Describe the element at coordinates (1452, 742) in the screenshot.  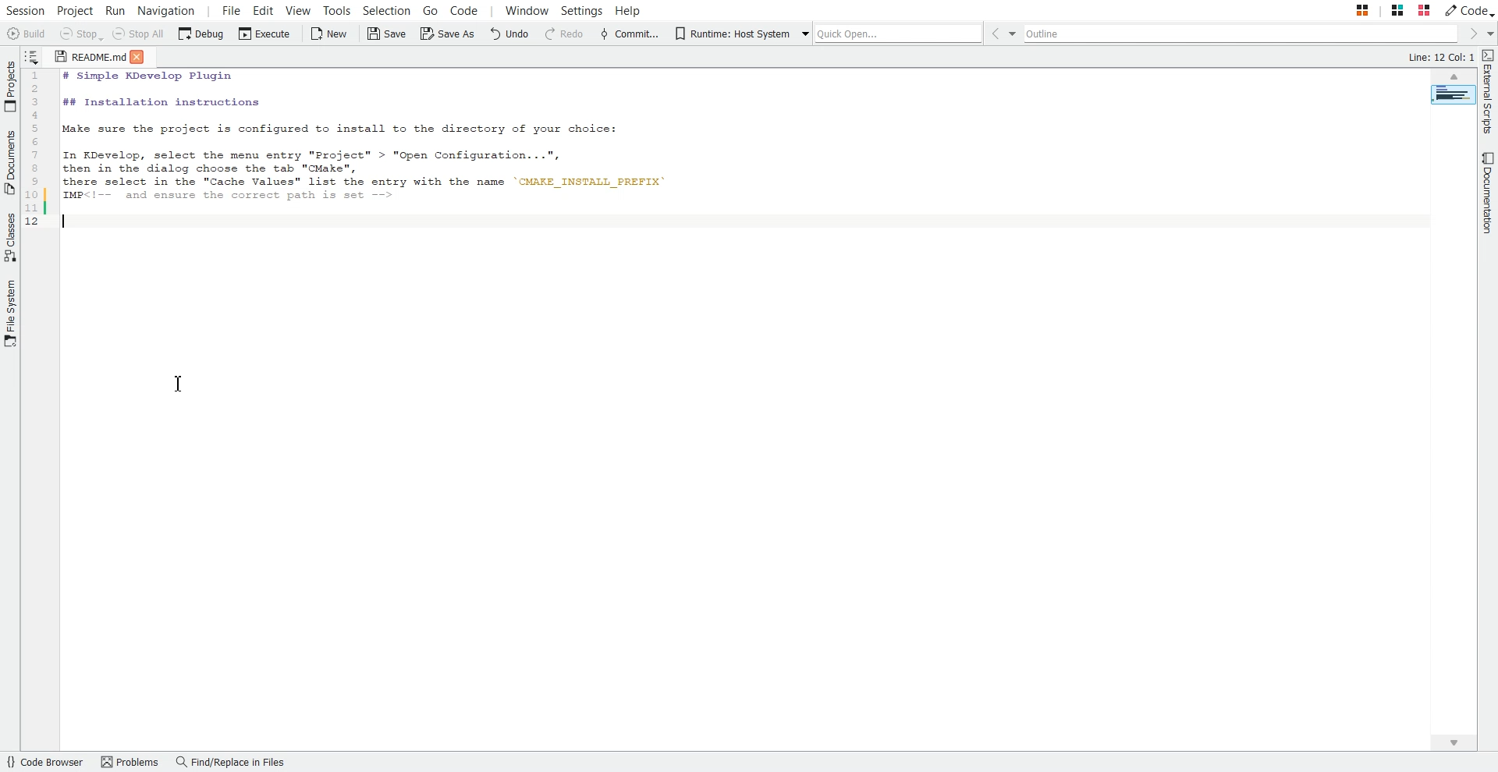
I see `Scroll down` at that location.